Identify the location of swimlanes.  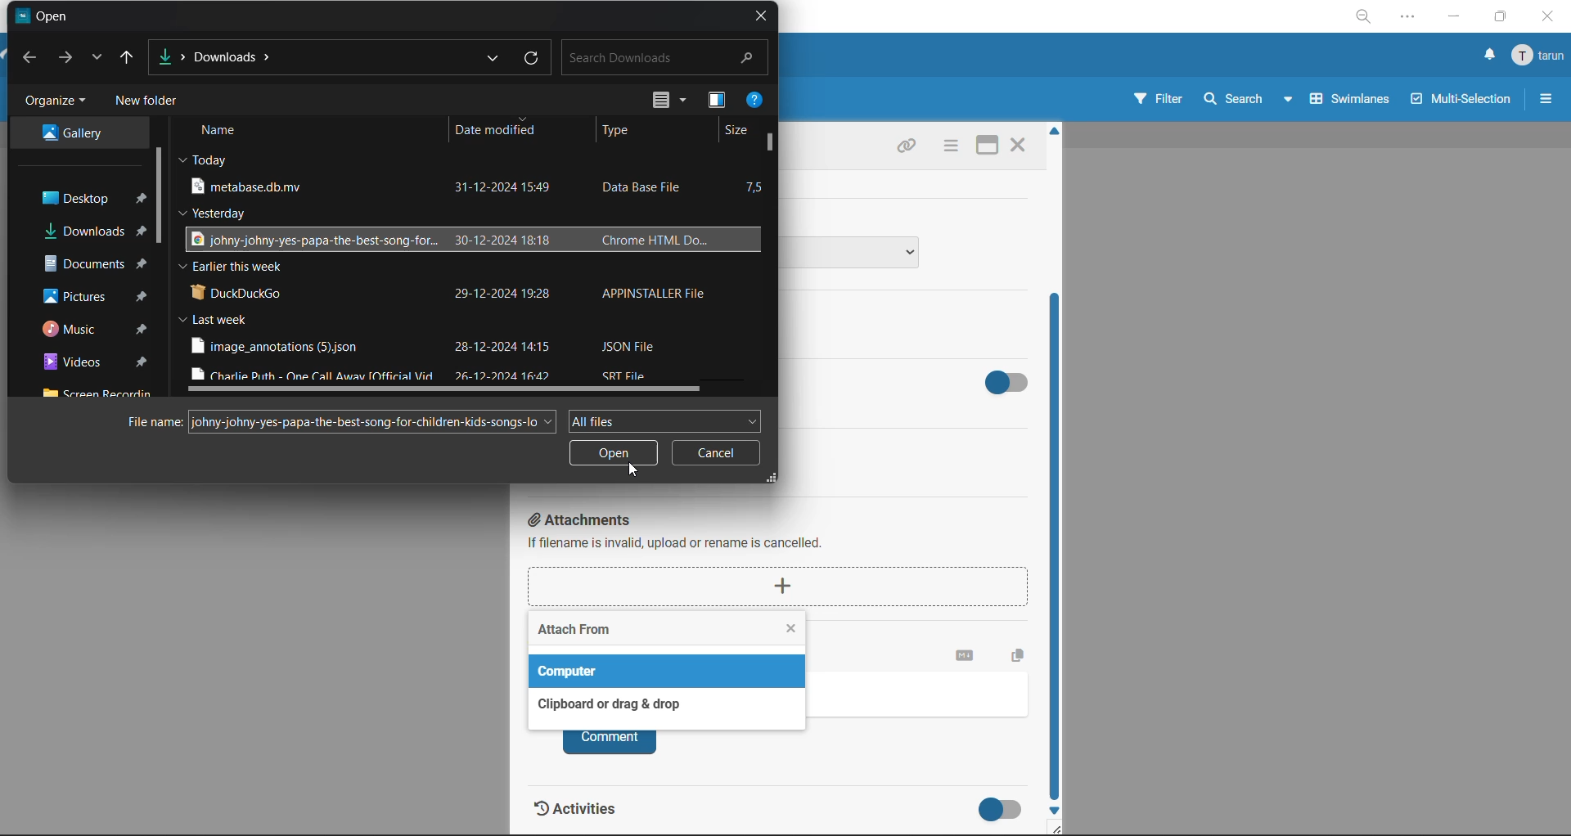
(1351, 98).